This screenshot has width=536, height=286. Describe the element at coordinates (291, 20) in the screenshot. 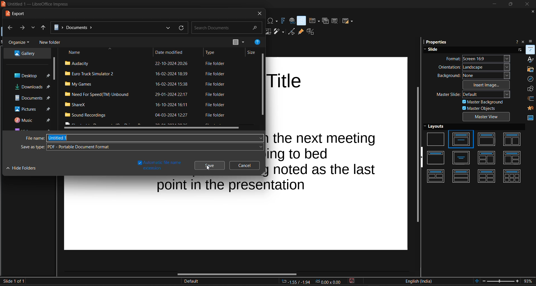

I see `insert hyperlink` at that location.